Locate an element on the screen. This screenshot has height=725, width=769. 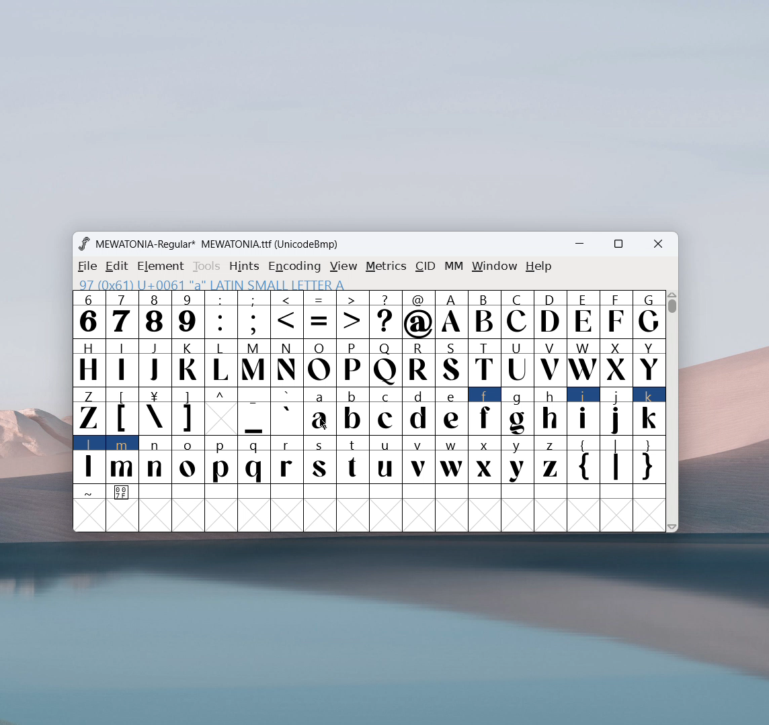
view is located at coordinates (343, 267).